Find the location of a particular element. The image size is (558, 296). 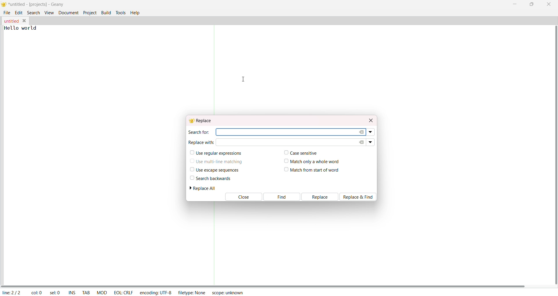

document is located at coordinates (69, 12).